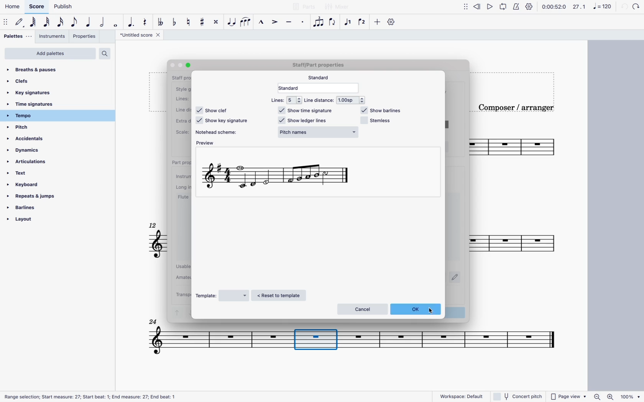  I want to click on add palettes, so click(51, 54).